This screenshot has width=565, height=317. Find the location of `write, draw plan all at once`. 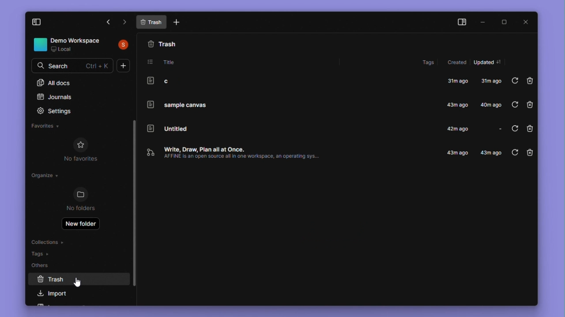

write, draw plan all at once is located at coordinates (249, 152).